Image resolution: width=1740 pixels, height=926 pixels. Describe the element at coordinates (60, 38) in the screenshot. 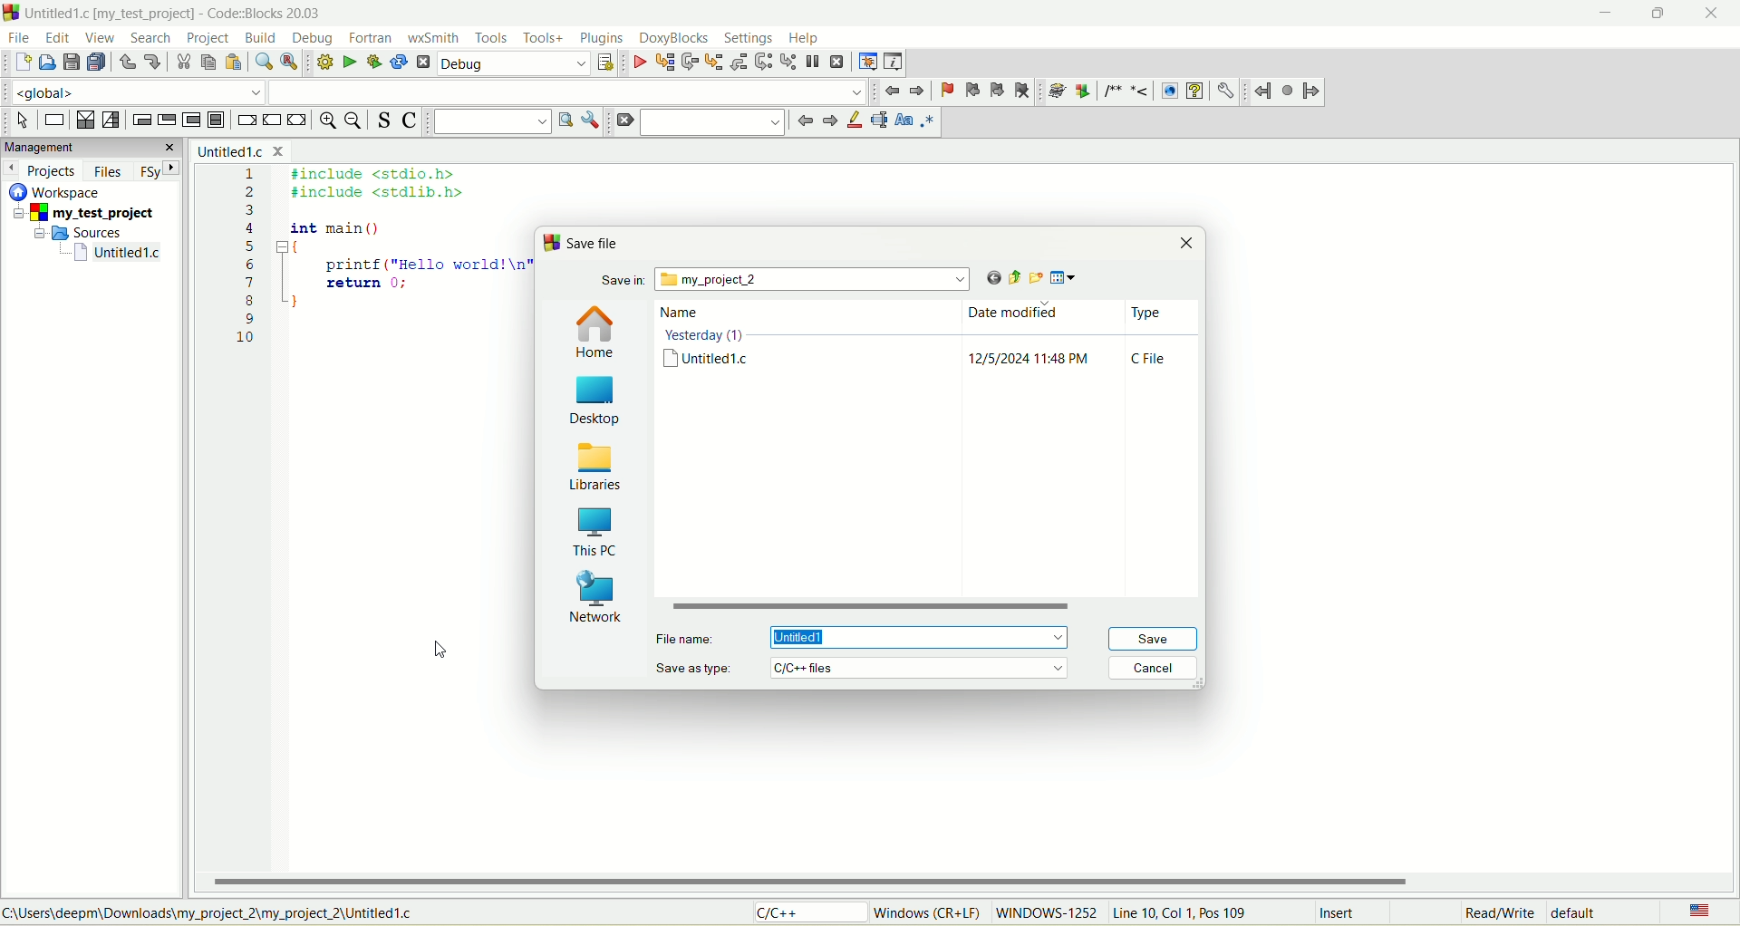

I see `edit` at that location.